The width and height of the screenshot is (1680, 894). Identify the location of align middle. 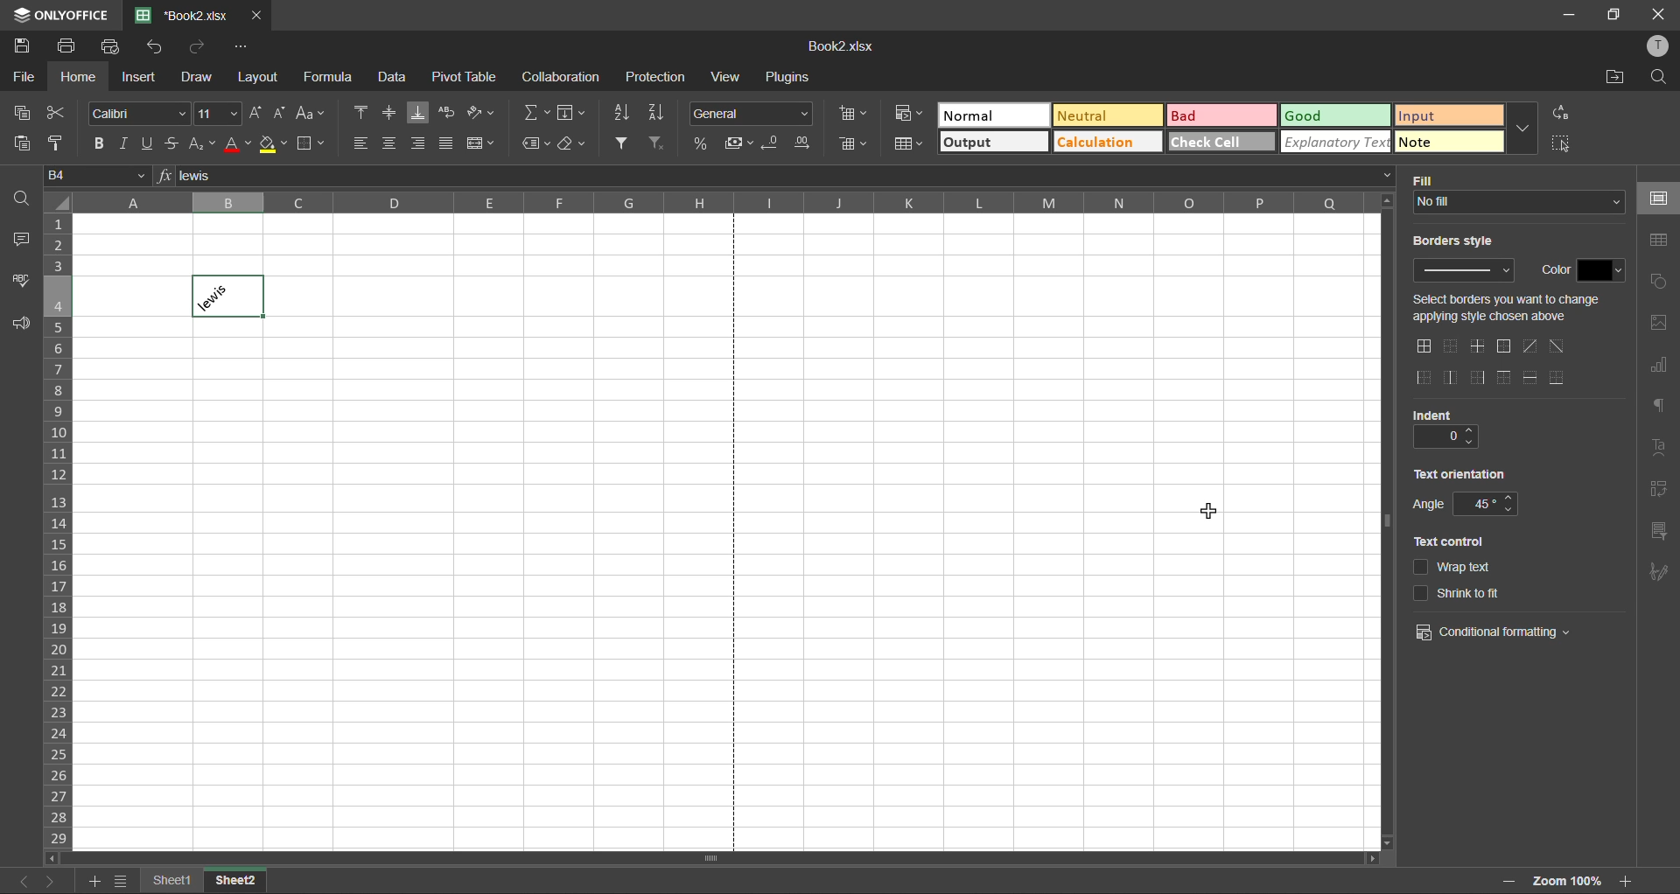
(388, 115).